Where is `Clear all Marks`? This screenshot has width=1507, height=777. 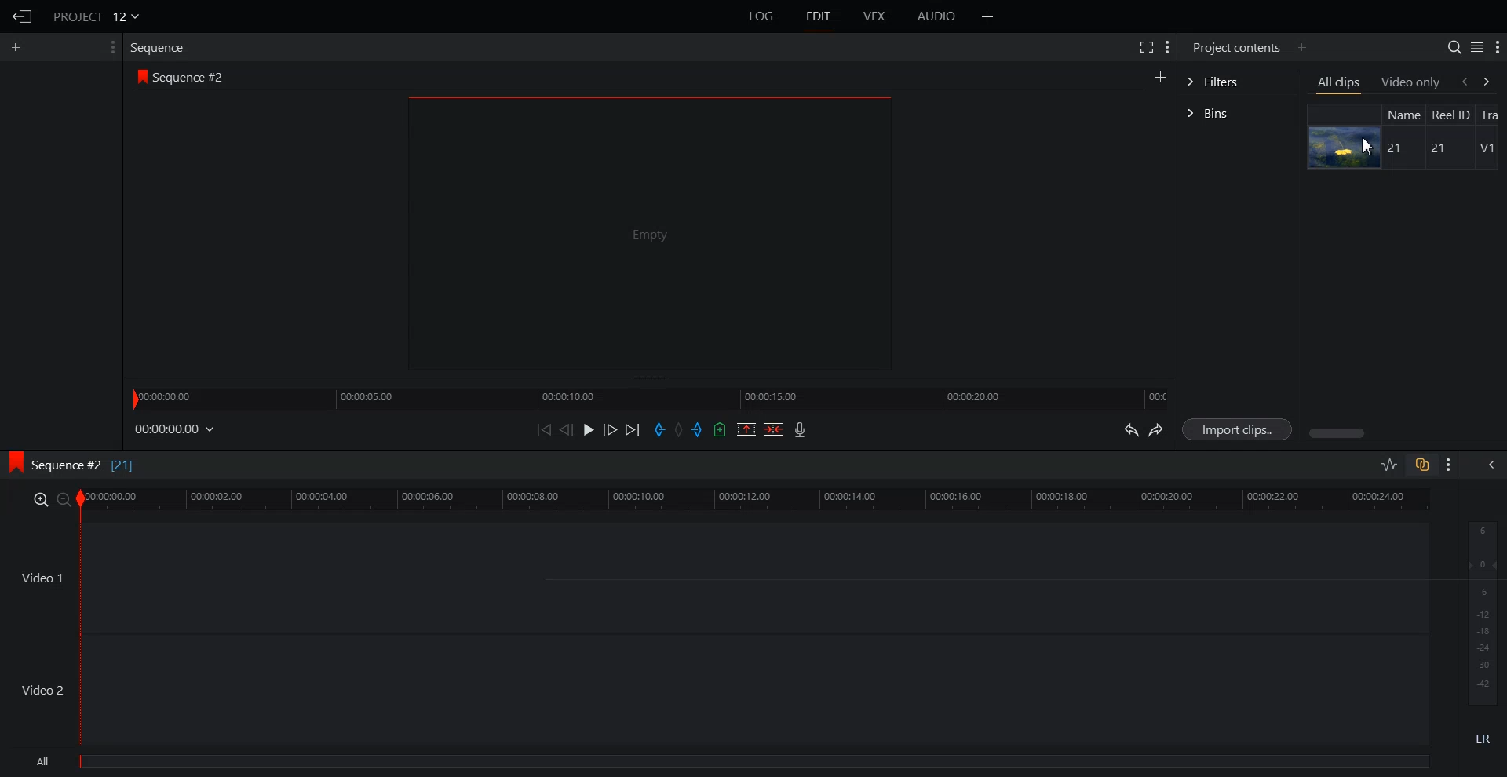
Clear all Marks is located at coordinates (679, 429).